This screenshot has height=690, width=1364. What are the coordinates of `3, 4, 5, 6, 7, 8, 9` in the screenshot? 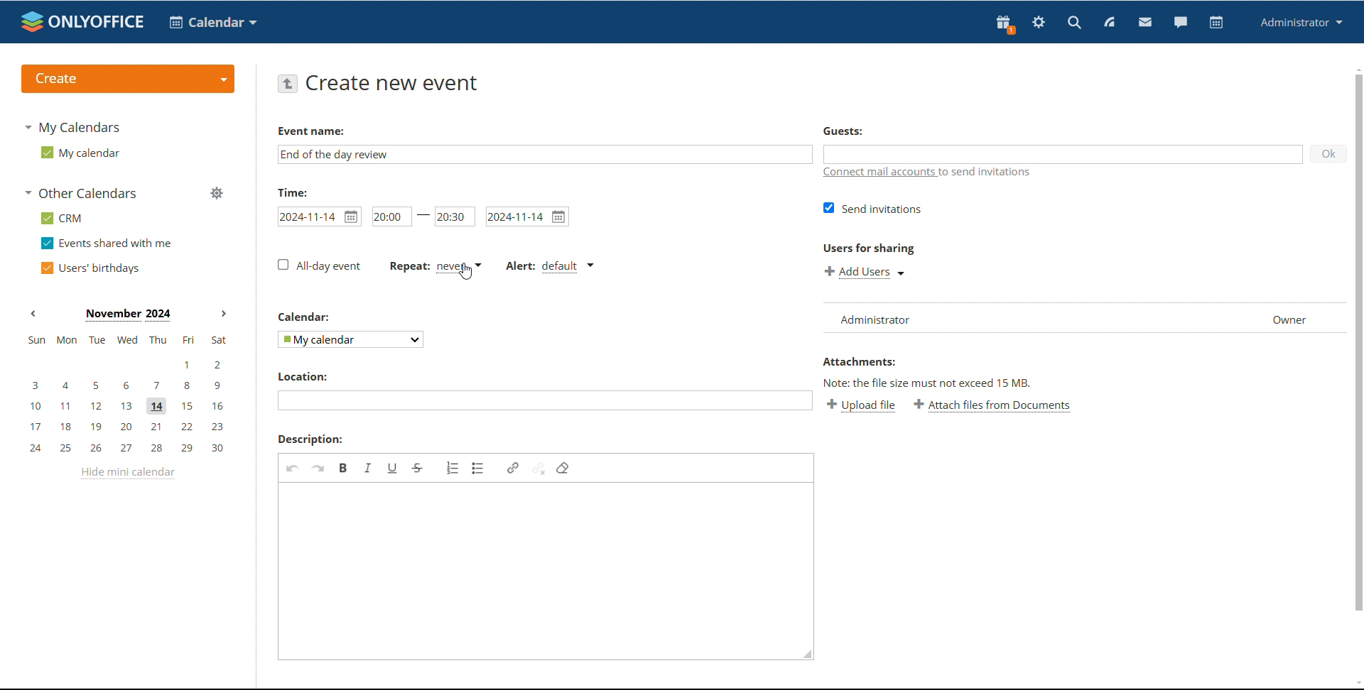 It's located at (127, 384).